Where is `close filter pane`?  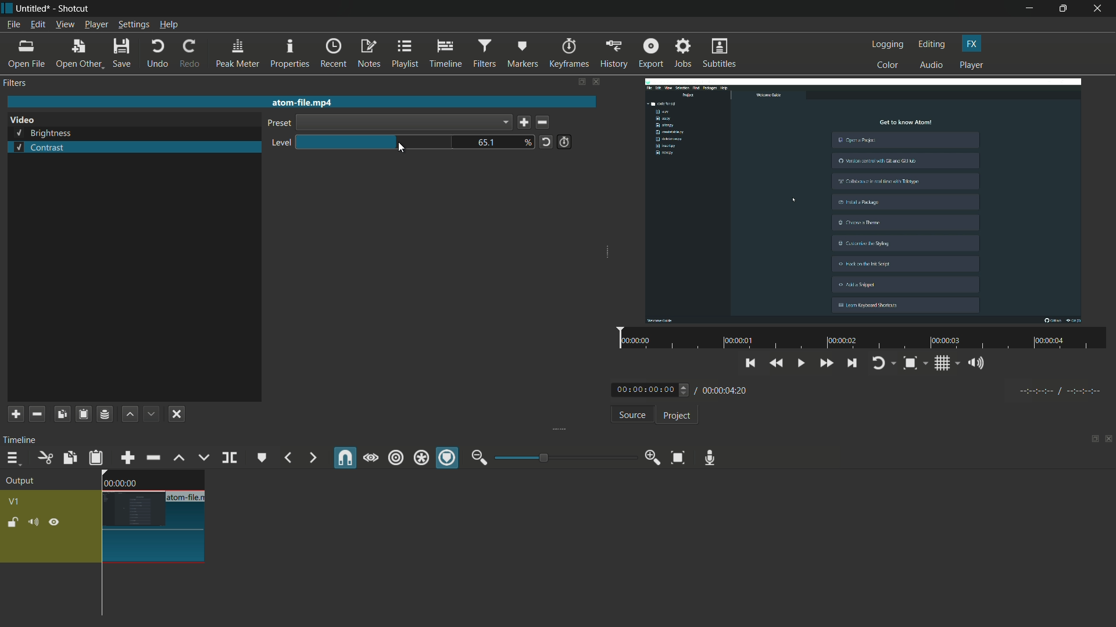 close filter pane is located at coordinates (598, 83).